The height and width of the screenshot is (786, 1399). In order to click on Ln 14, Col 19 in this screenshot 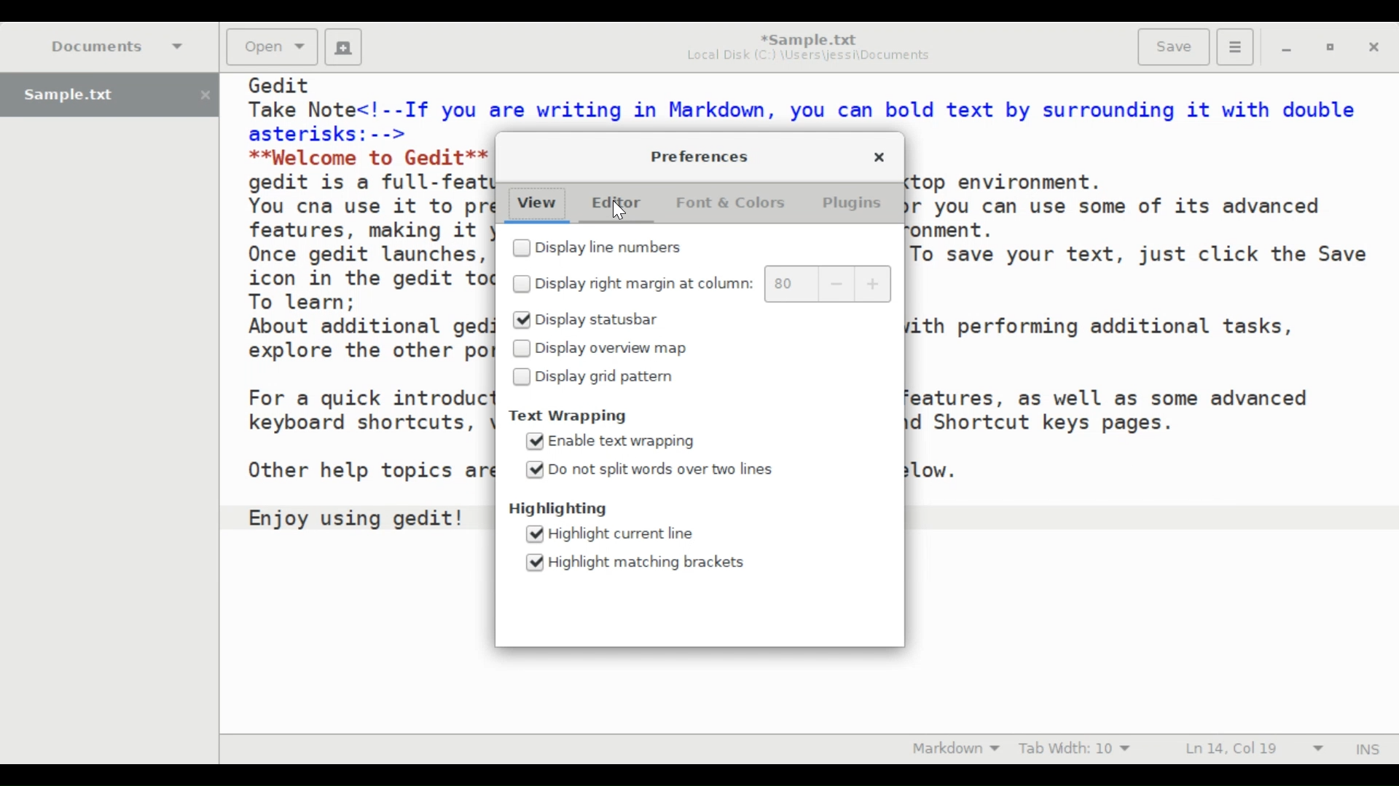, I will do `click(1252, 748)`.